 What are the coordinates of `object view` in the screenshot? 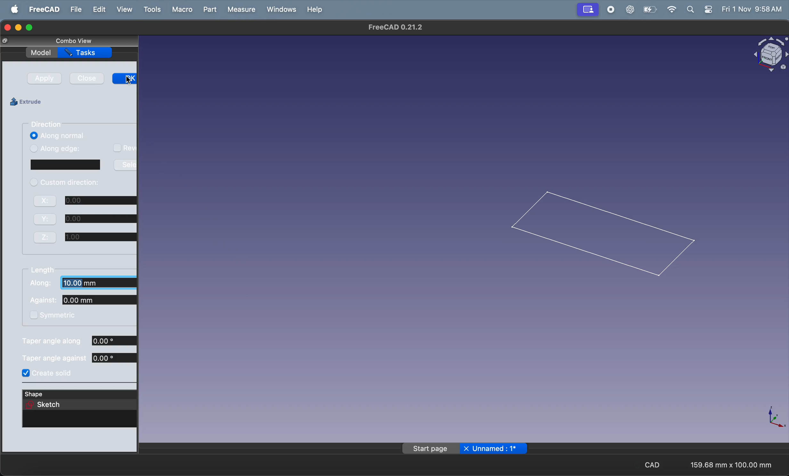 It's located at (765, 54).